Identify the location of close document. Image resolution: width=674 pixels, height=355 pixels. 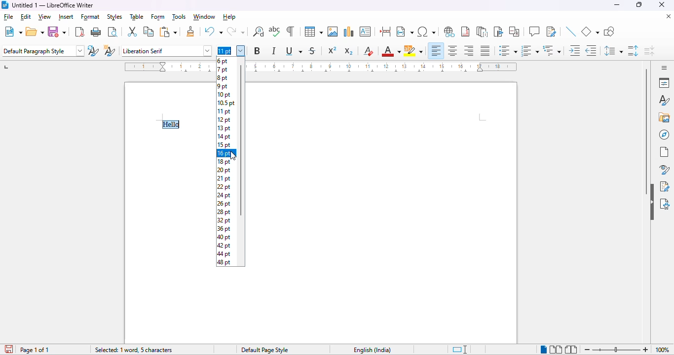
(669, 16).